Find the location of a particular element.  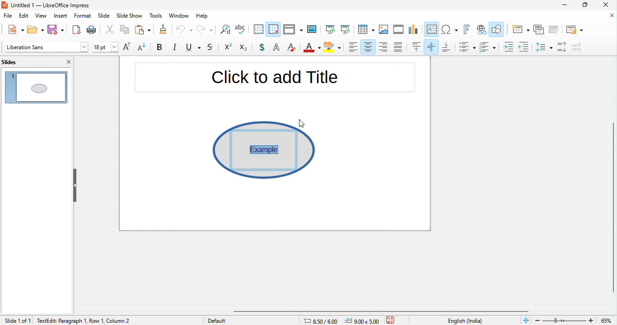

align right is located at coordinates (383, 46).